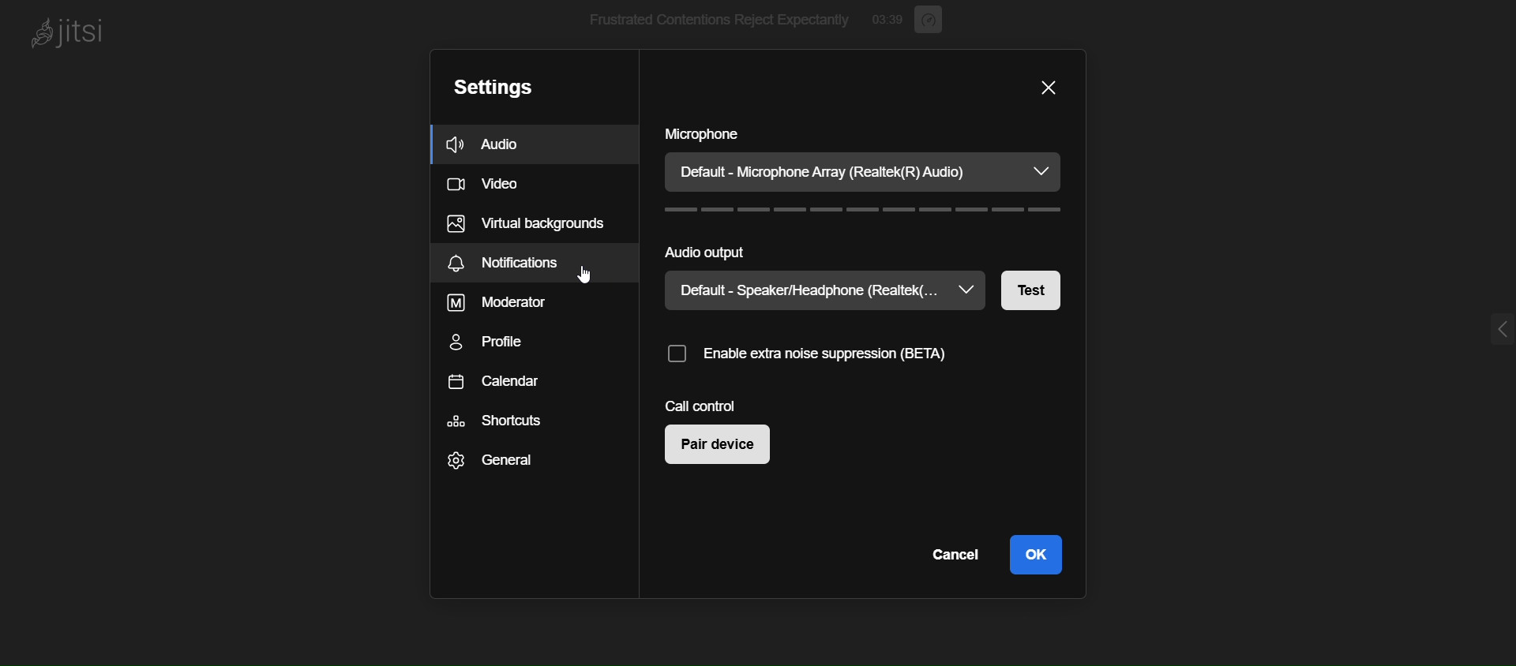 The height and width of the screenshot is (666, 1516). What do you see at coordinates (714, 402) in the screenshot?
I see `call control` at bounding box center [714, 402].